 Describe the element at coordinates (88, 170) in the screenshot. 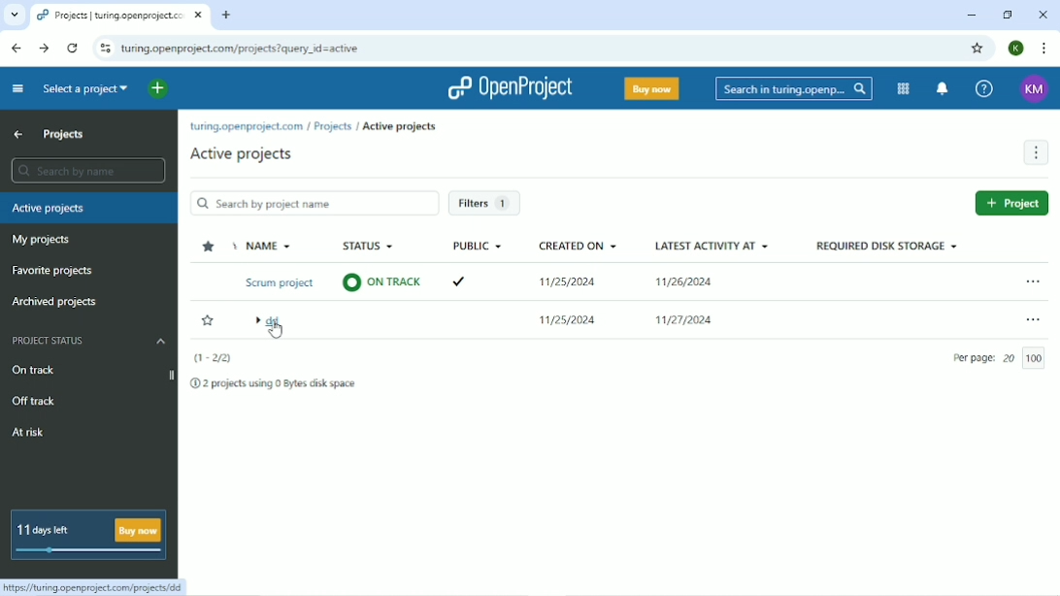

I see `Search by name` at that location.